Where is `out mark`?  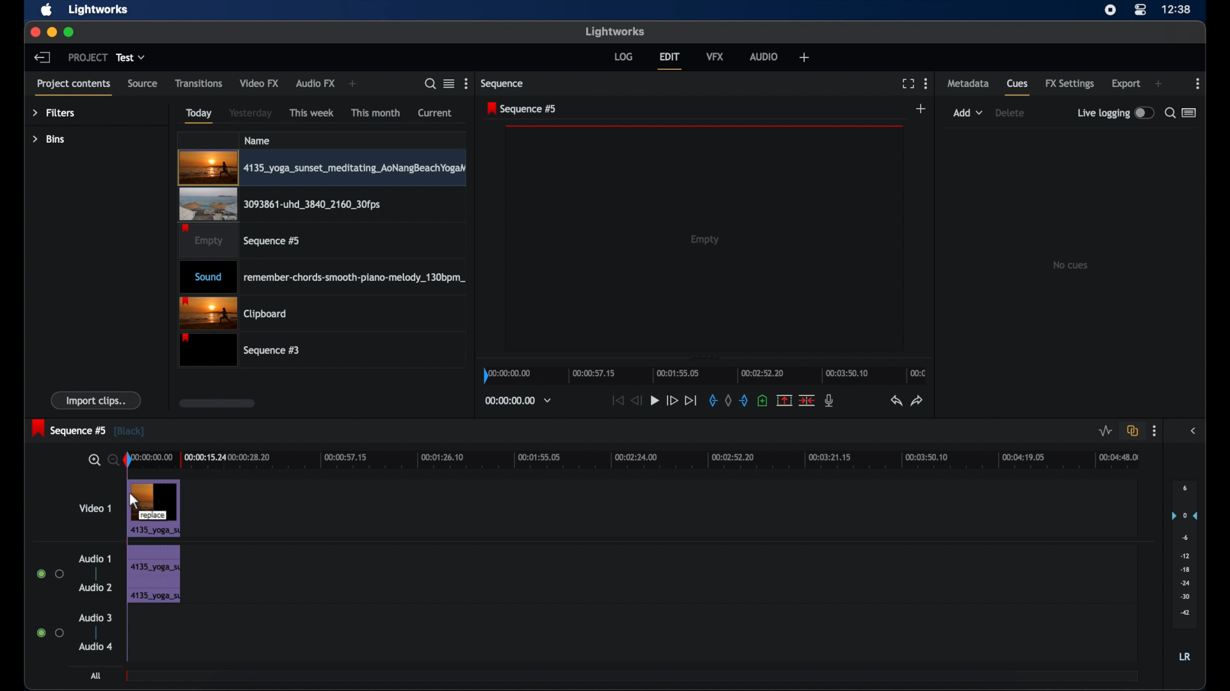
out mark is located at coordinates (742, 400).